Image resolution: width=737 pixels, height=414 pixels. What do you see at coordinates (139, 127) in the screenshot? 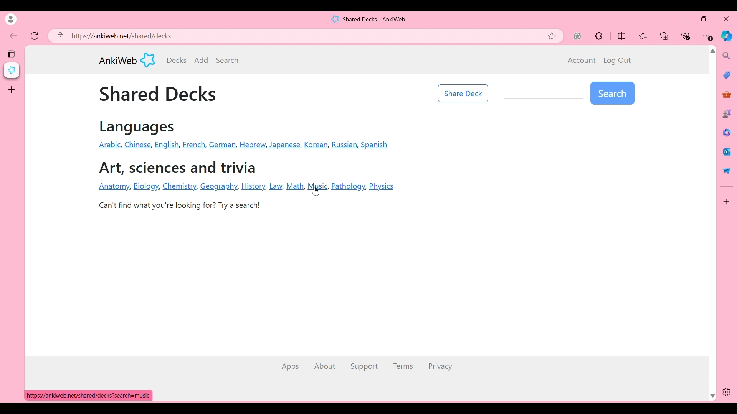
I see `Languages` at bounding box center [139, 127].